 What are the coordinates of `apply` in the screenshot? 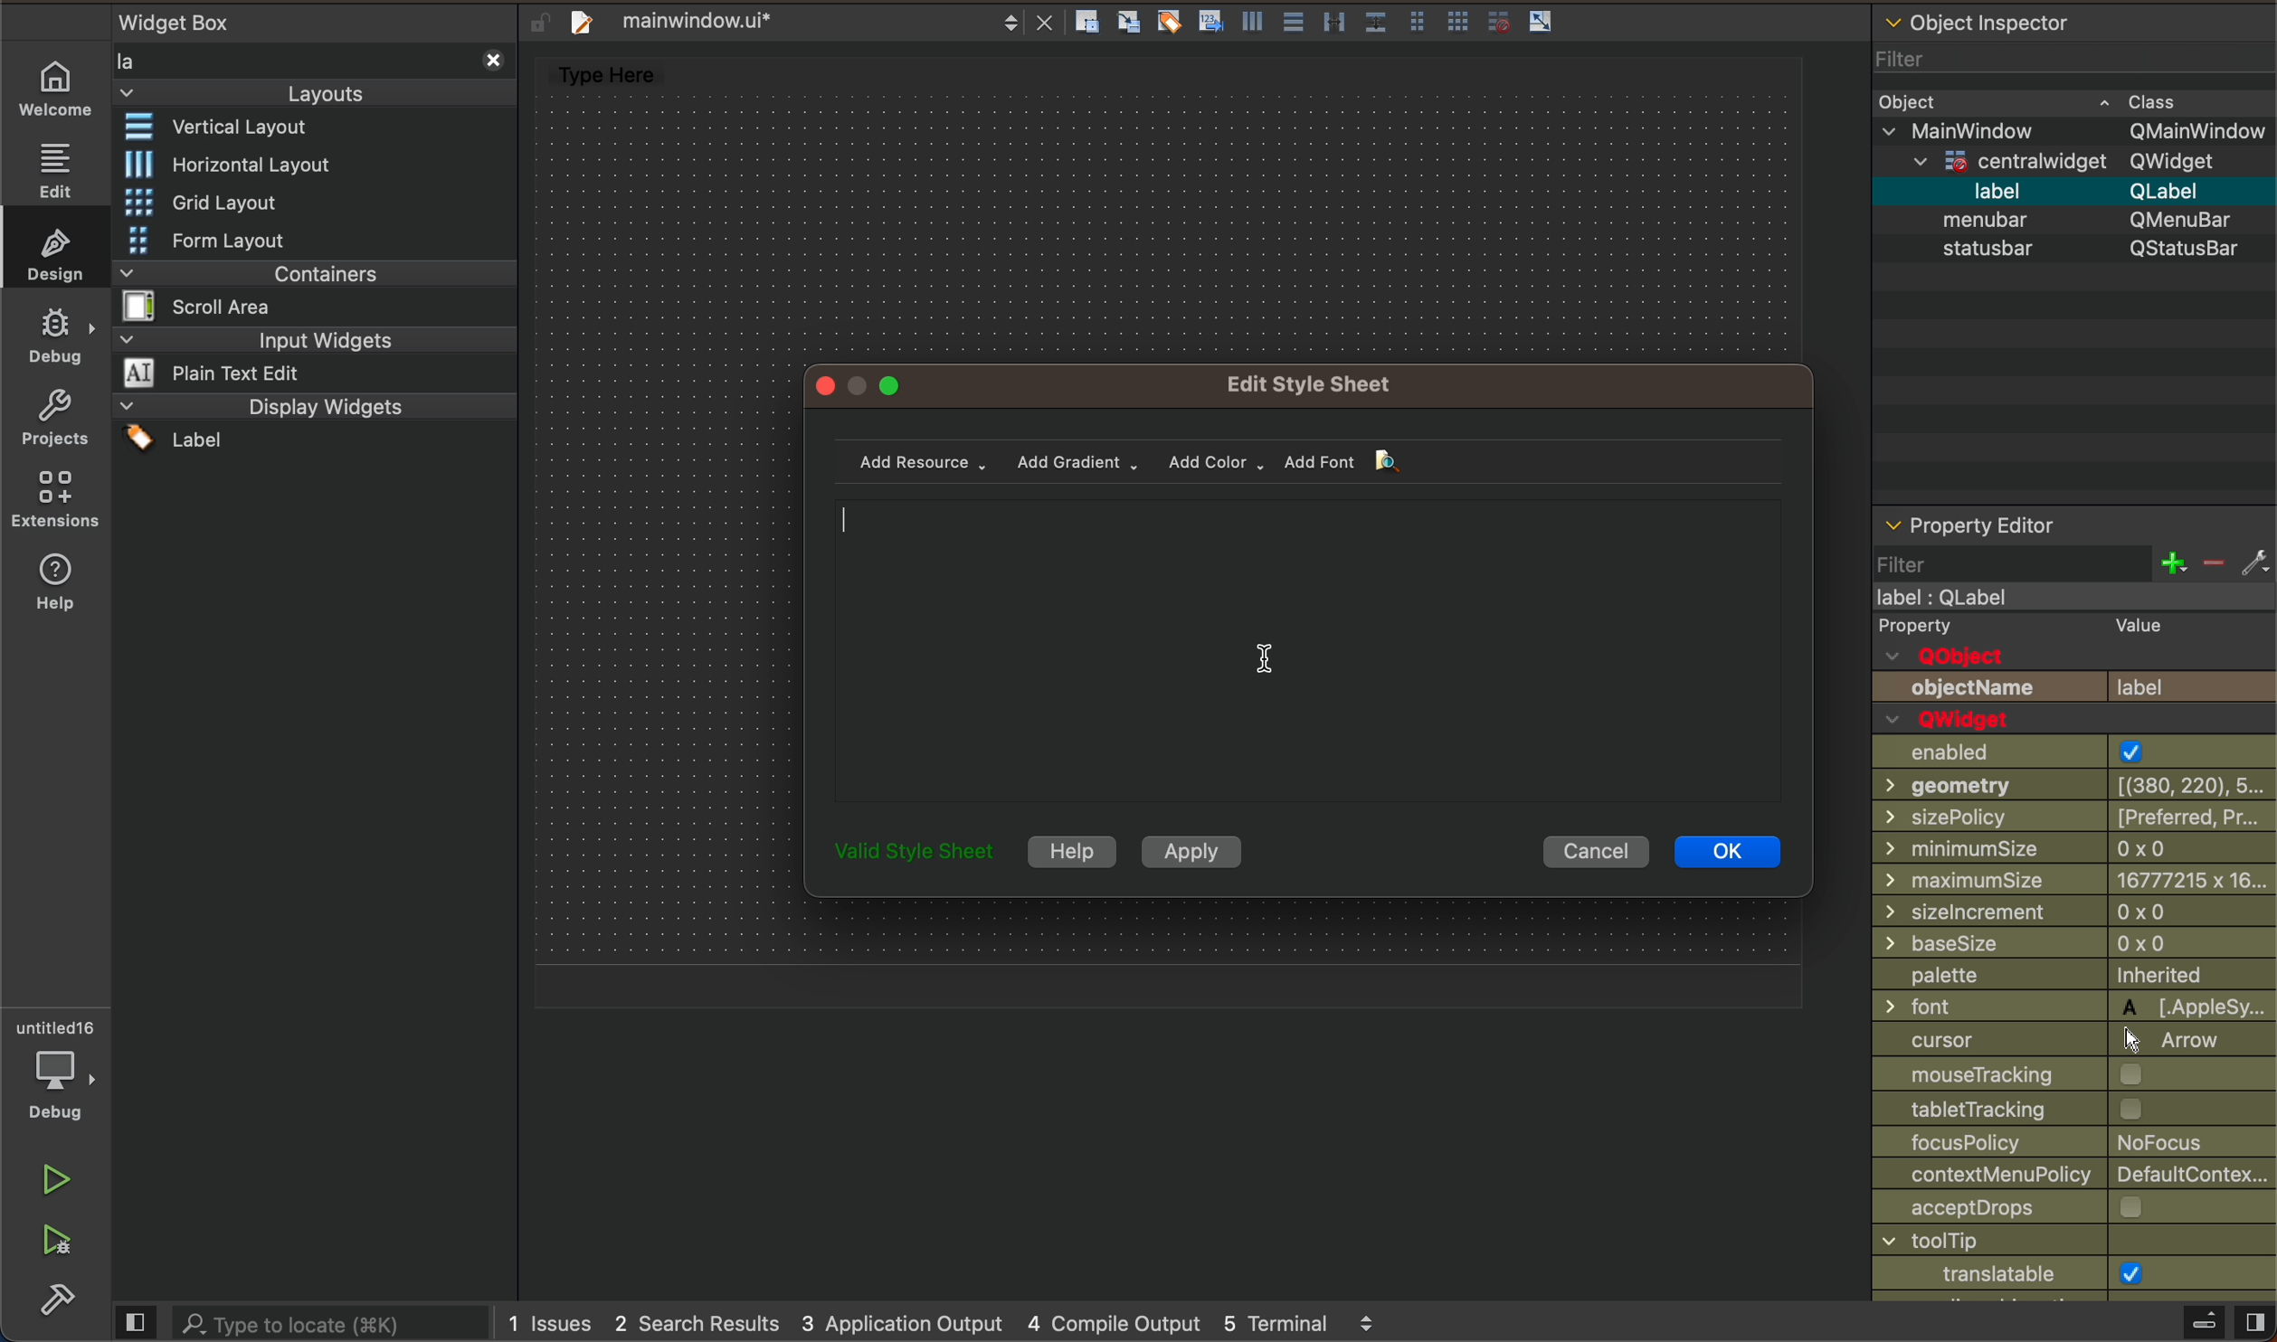 It's located at (1201, 852).